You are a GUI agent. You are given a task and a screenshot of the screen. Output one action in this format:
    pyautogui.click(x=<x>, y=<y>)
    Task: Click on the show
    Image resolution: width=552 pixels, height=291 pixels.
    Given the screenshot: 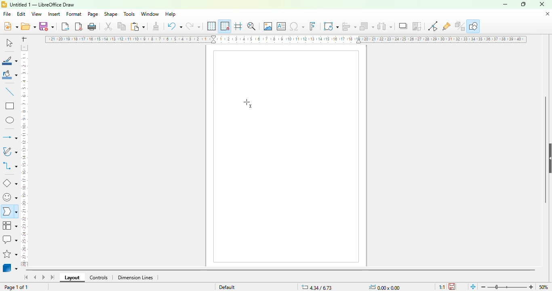 What is the action you would take?
    pyautogui.click(x=548, y=158)
    